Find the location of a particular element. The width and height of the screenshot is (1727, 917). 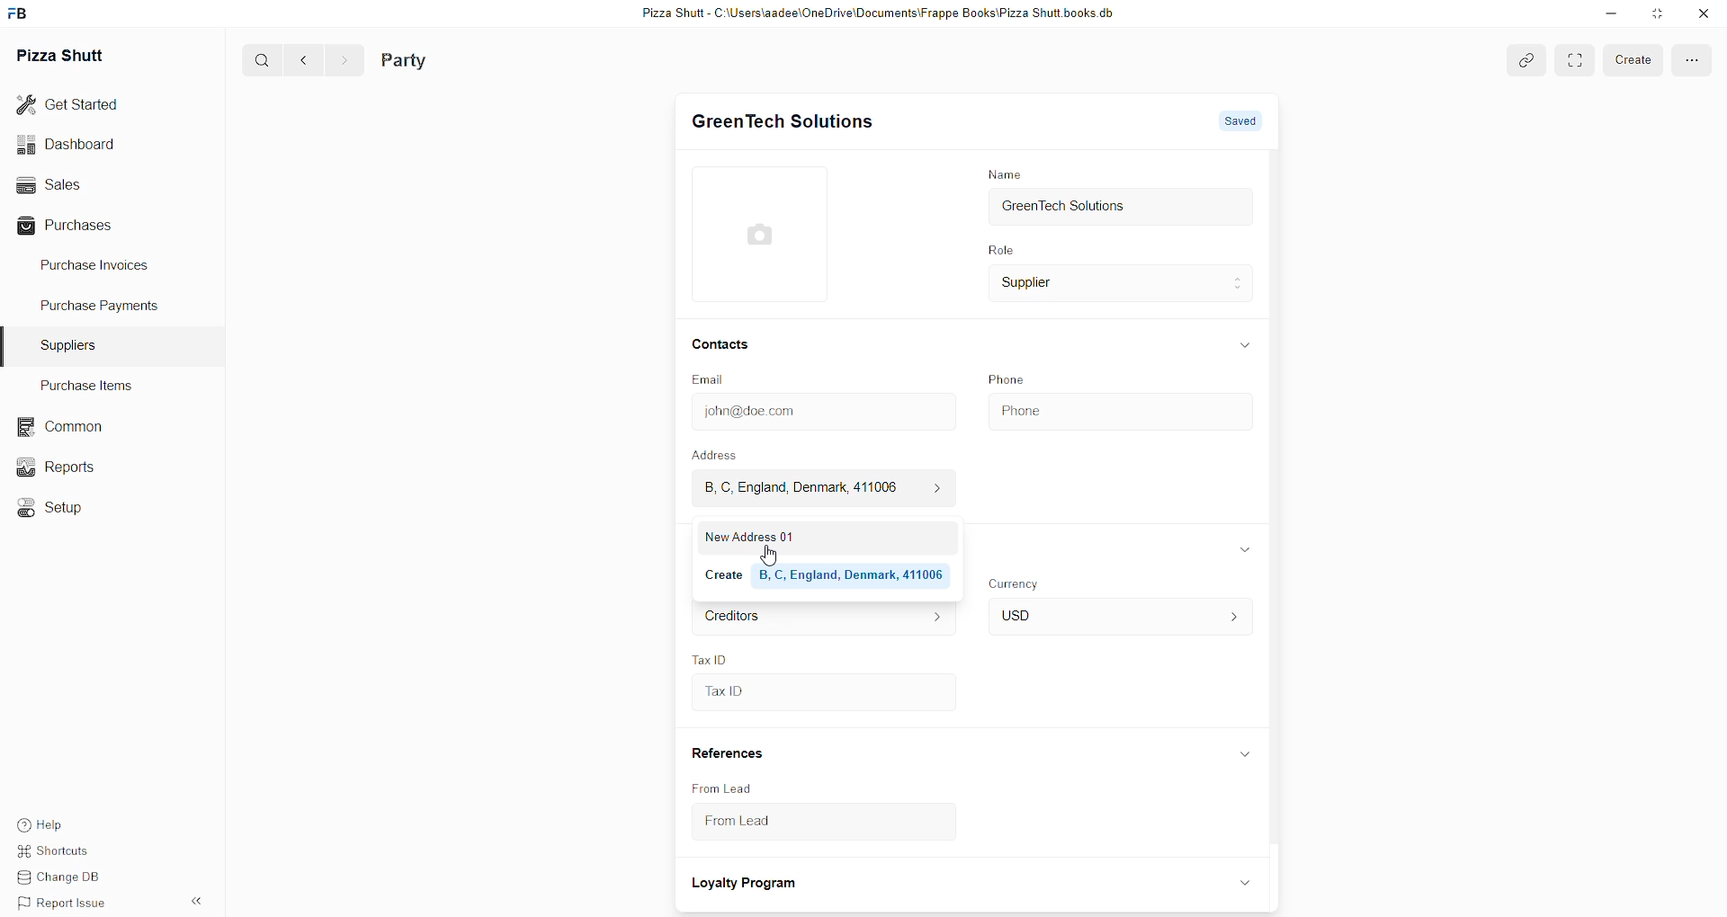

From Lead is located at coordinates (805, 825).